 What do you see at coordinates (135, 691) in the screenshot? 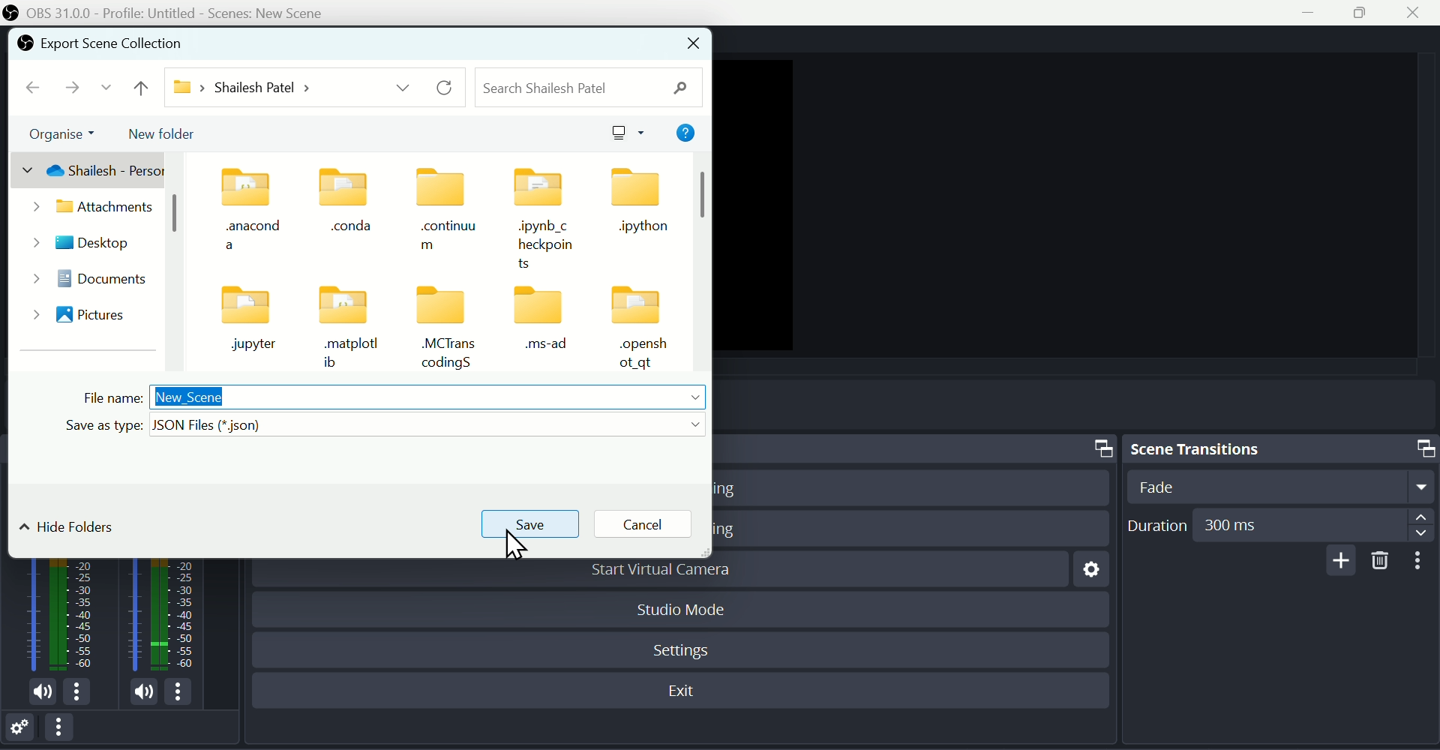
I see `volume` at bounding box center [135, 691].